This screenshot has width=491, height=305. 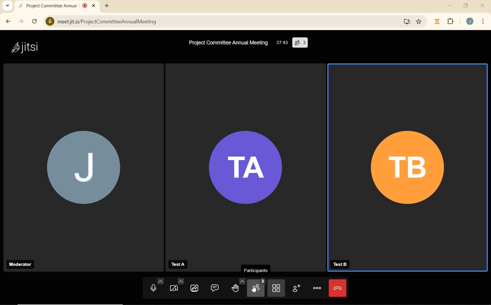 I want to click on TestB, so click(x=339, y=264).